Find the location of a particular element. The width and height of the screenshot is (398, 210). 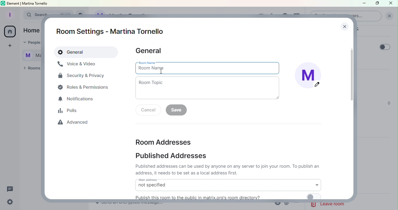

Room name is located at coordinates (208, 68).